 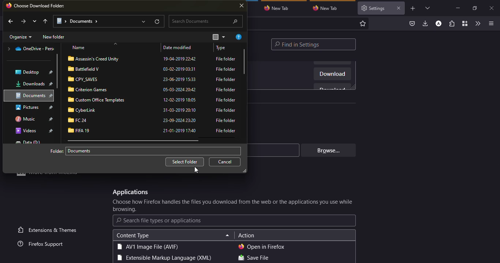 I want to click on action, so click(x=246, y=236).